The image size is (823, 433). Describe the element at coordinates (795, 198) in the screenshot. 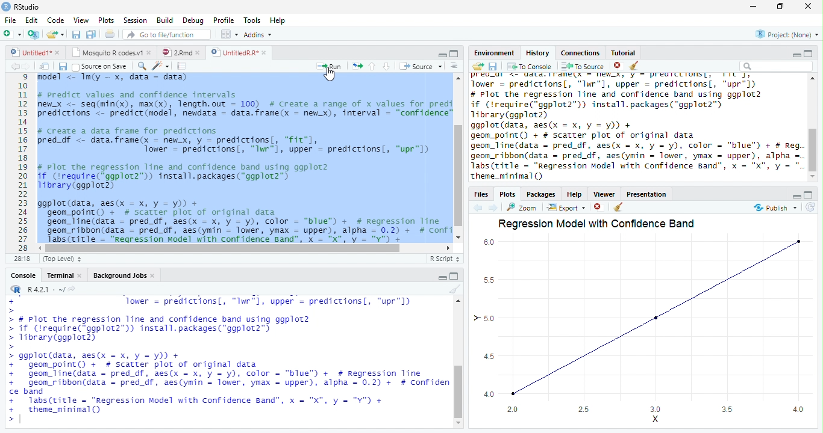

I see `minimize` at that location.